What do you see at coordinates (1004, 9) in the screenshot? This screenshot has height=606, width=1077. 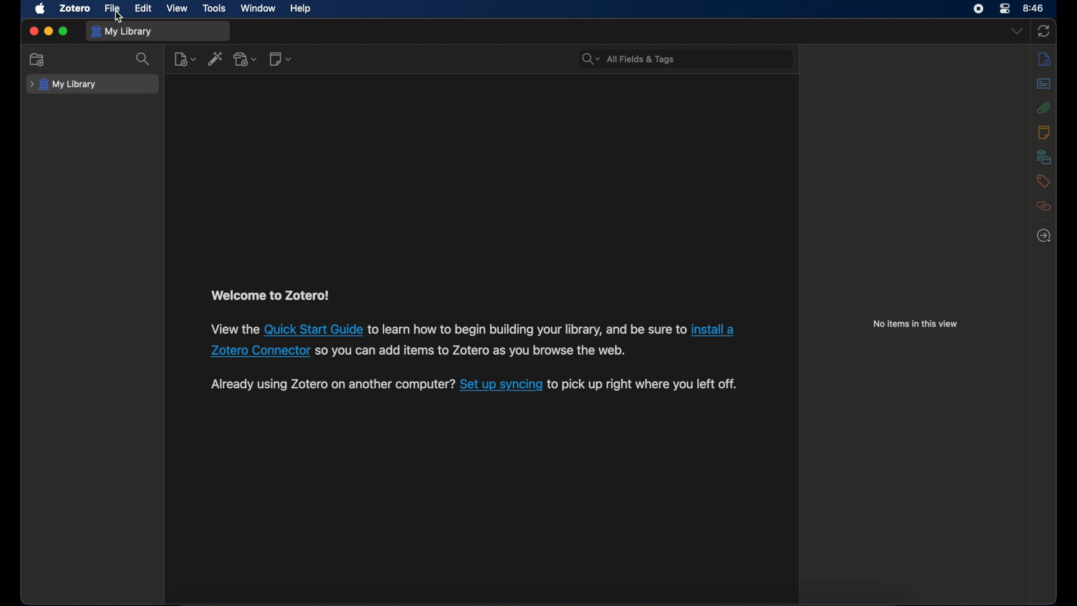 I see `control center` at bounding box center [1004, 9].